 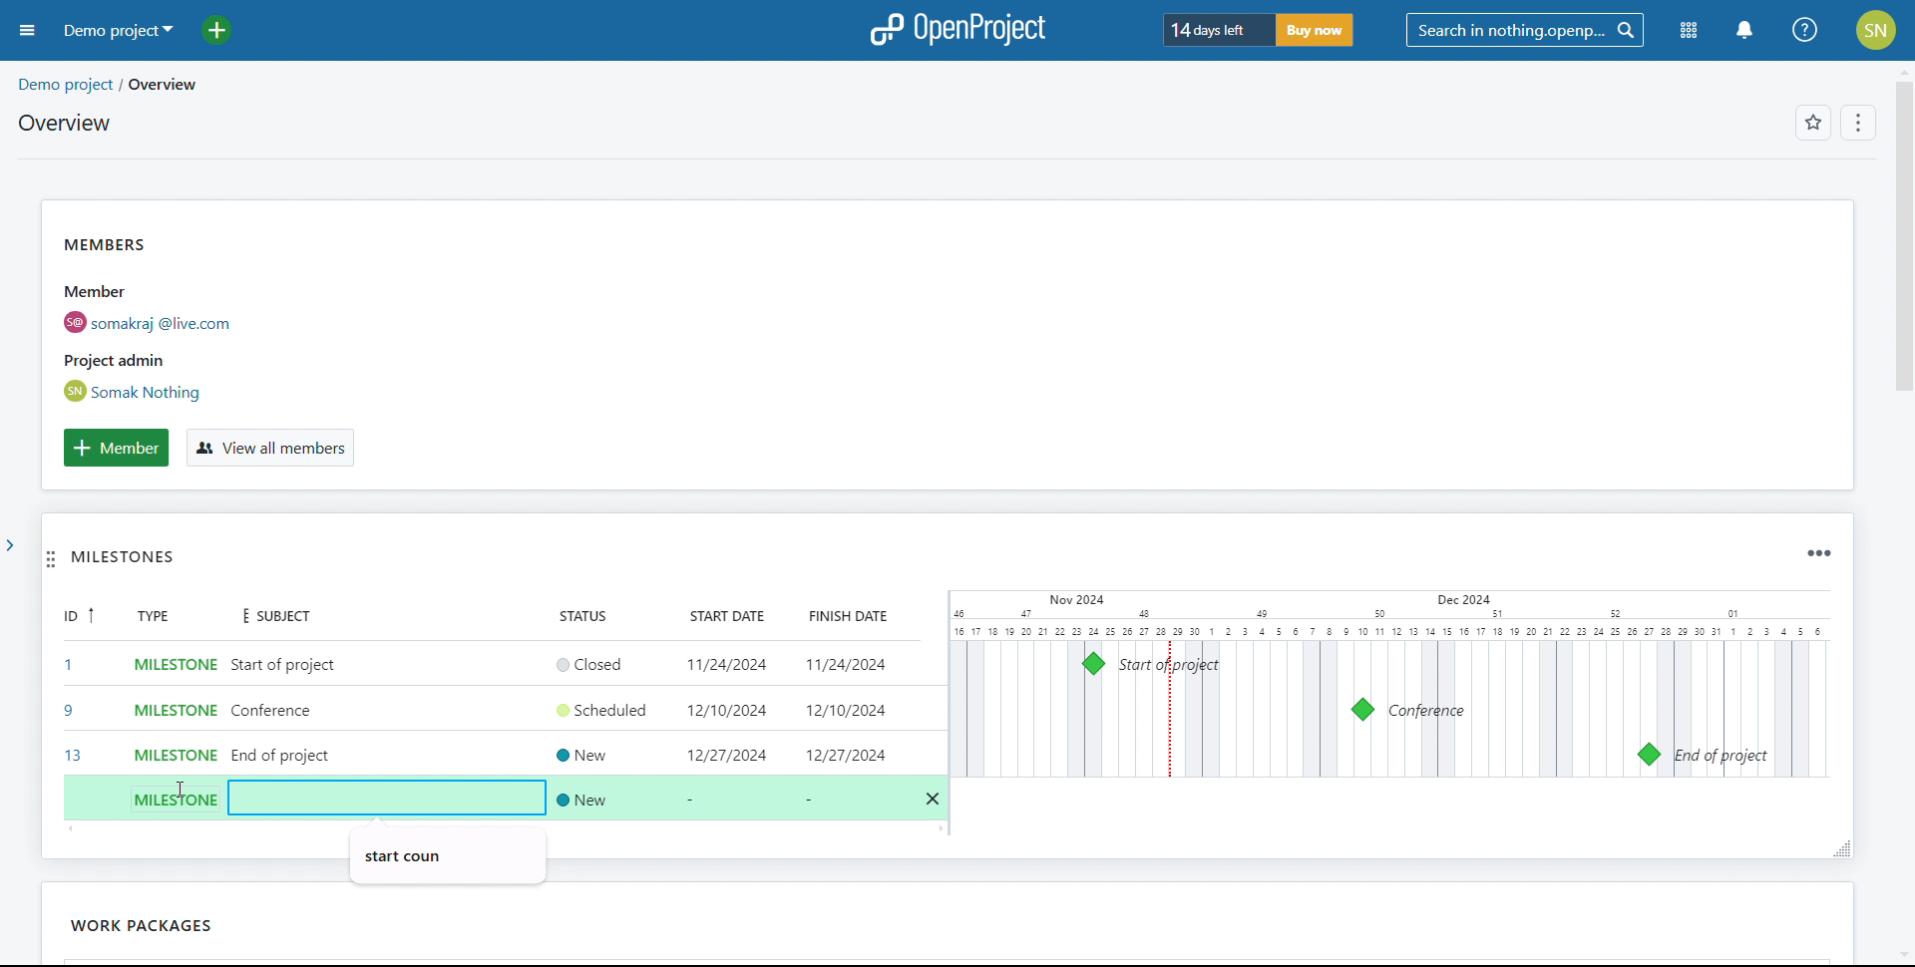 I want to click on finish date, so click(x=840, y=615).